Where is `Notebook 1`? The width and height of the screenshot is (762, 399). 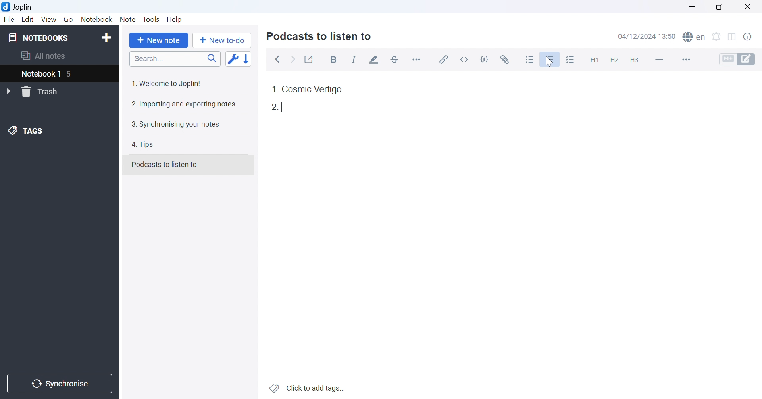
Notebook 1 is located at coordinates (40, 74).